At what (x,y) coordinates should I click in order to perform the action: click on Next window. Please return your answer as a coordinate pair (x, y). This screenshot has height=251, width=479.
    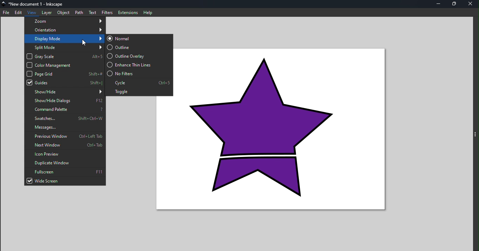
    Looking at the image, I should click on (65, 145).